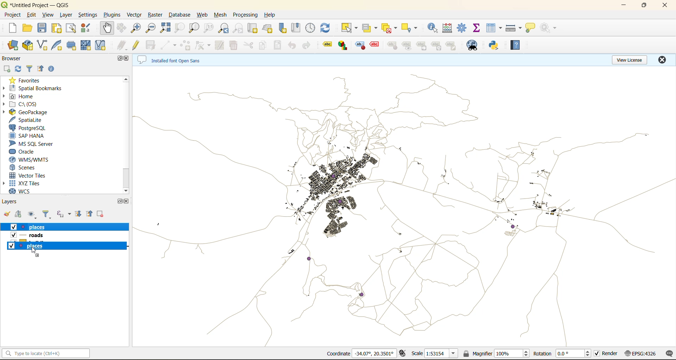  Describe the element at coordinates (185, 44) in the screenshot. I see `add polygon` at that location.